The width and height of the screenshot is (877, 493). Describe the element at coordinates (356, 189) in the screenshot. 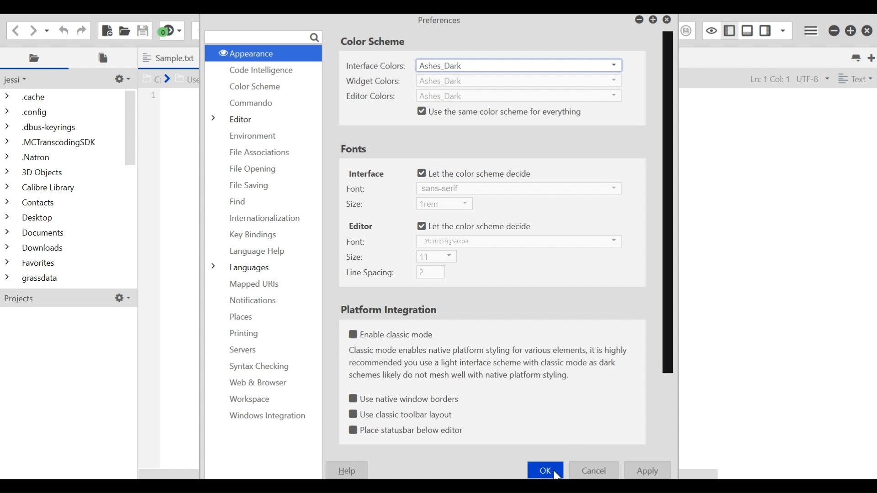

I see `Font` at that location.